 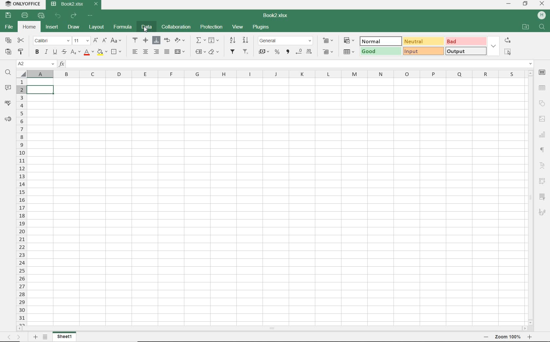 I want to click on INSERT, so click(x=52, y=26).